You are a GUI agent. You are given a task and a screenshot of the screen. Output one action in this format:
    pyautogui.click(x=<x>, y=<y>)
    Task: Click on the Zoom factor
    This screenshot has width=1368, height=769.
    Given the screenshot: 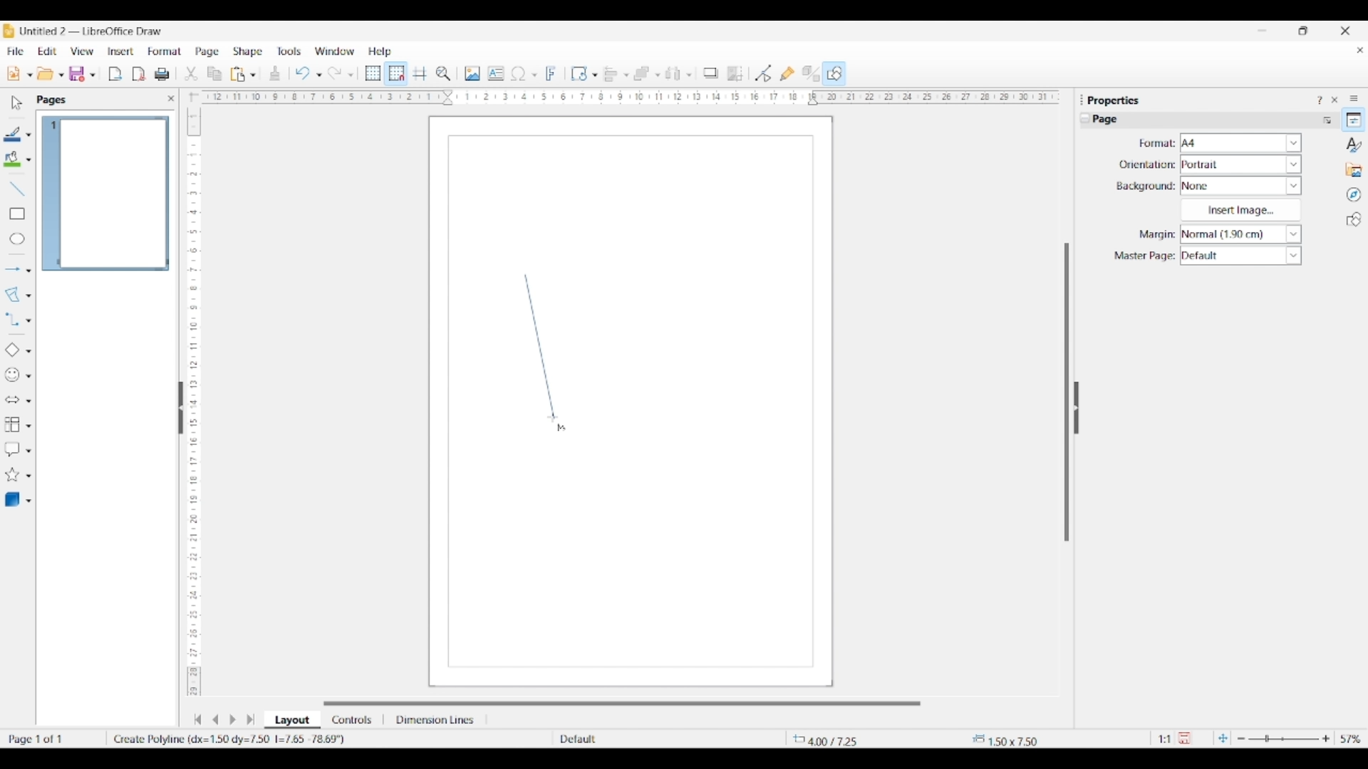 What is the action you would take?
    pyautogui.click(x=1352, y=739)
    